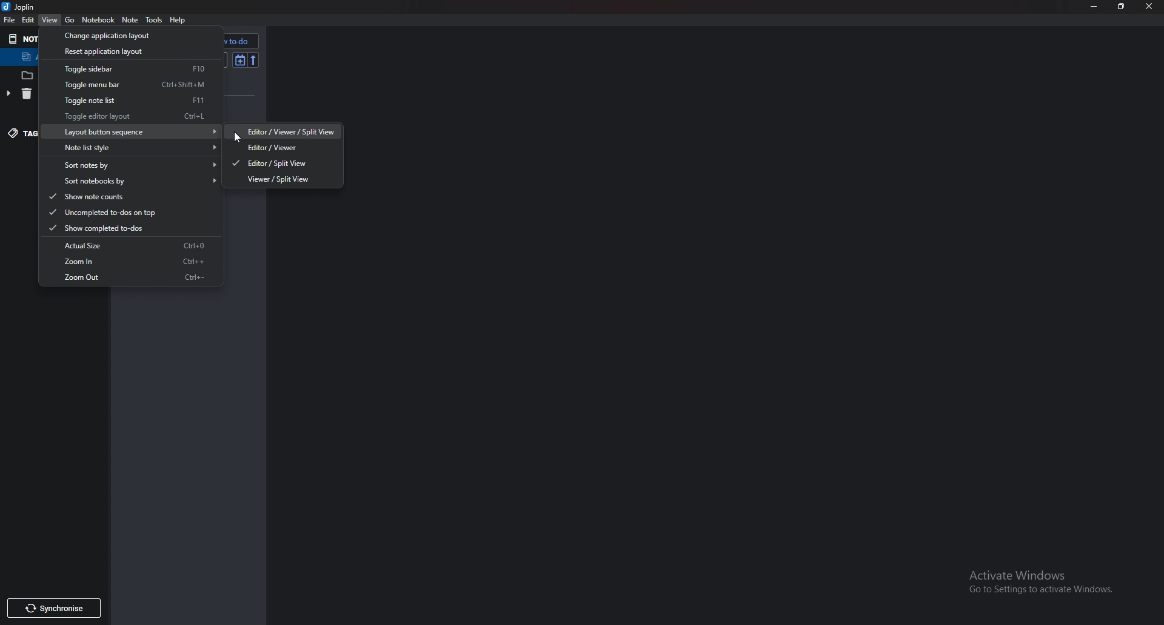 The image size is (1164, 625). Describe the element at coordinates (120, 228) in the screenshot. I see `Show completed to dos` at that location.